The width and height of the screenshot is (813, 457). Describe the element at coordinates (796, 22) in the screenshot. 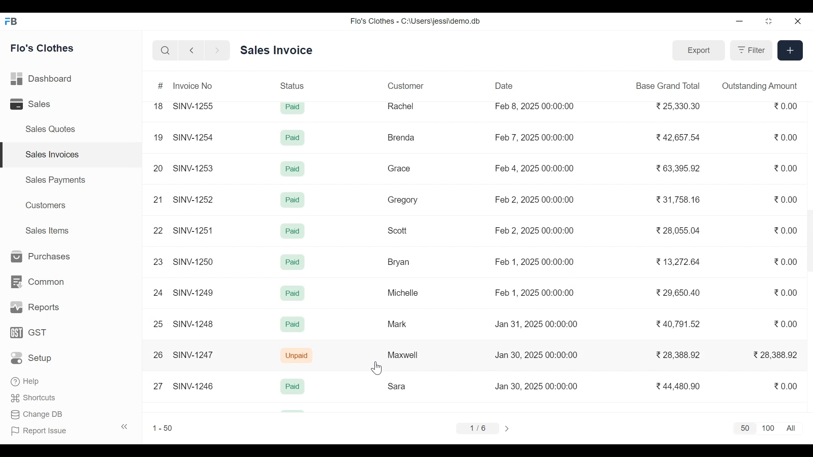

I see `Close` at that location.